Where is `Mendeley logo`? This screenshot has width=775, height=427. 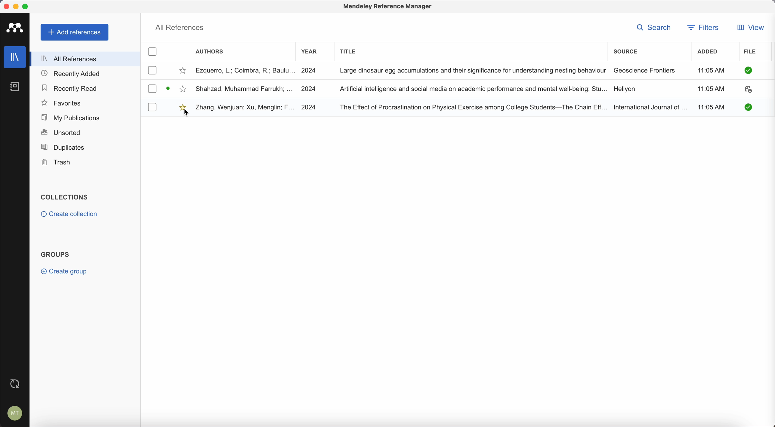 Mendeley logo is located at coordinates (17, 29).